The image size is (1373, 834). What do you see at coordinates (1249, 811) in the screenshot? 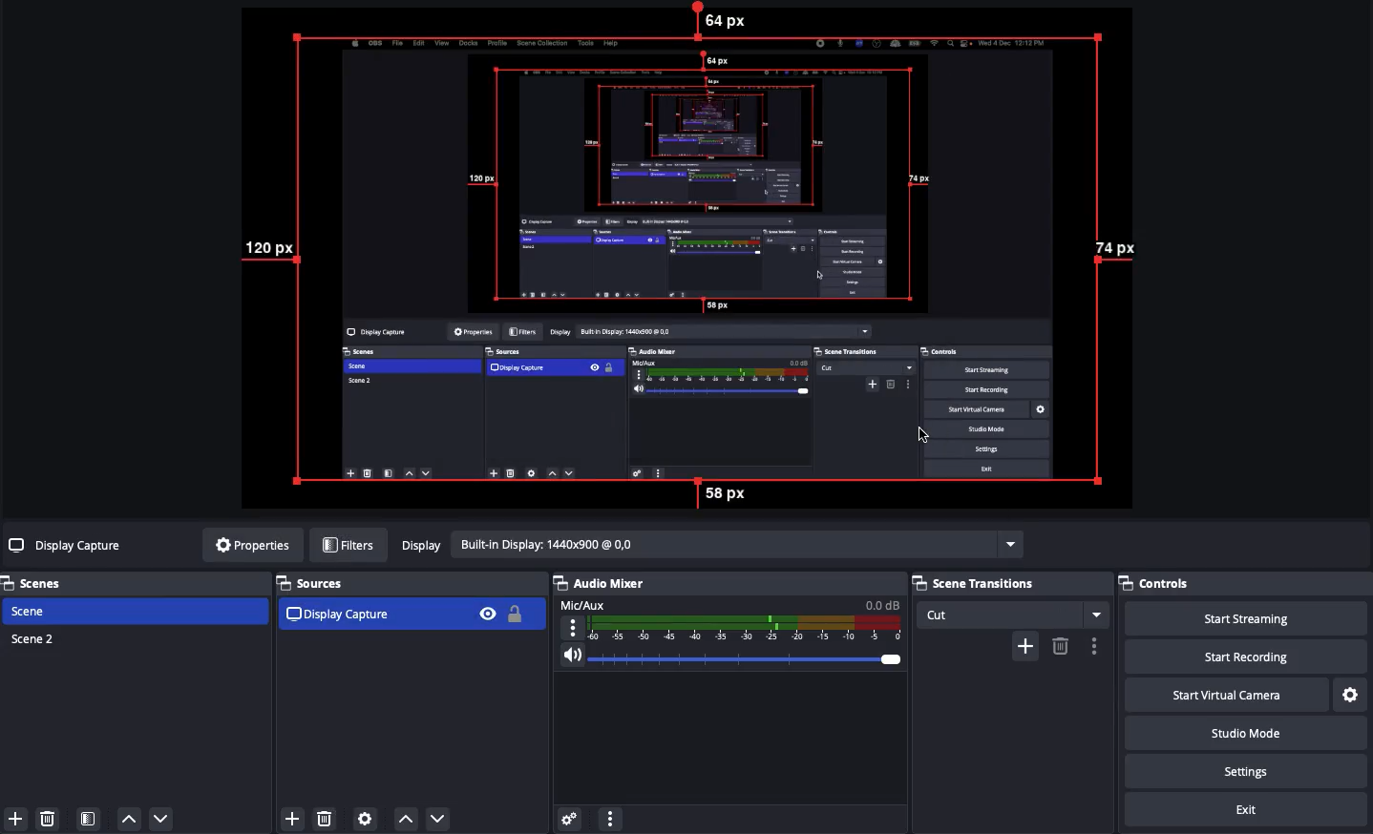
I see `Exit` at bounding box center [1249, 811].